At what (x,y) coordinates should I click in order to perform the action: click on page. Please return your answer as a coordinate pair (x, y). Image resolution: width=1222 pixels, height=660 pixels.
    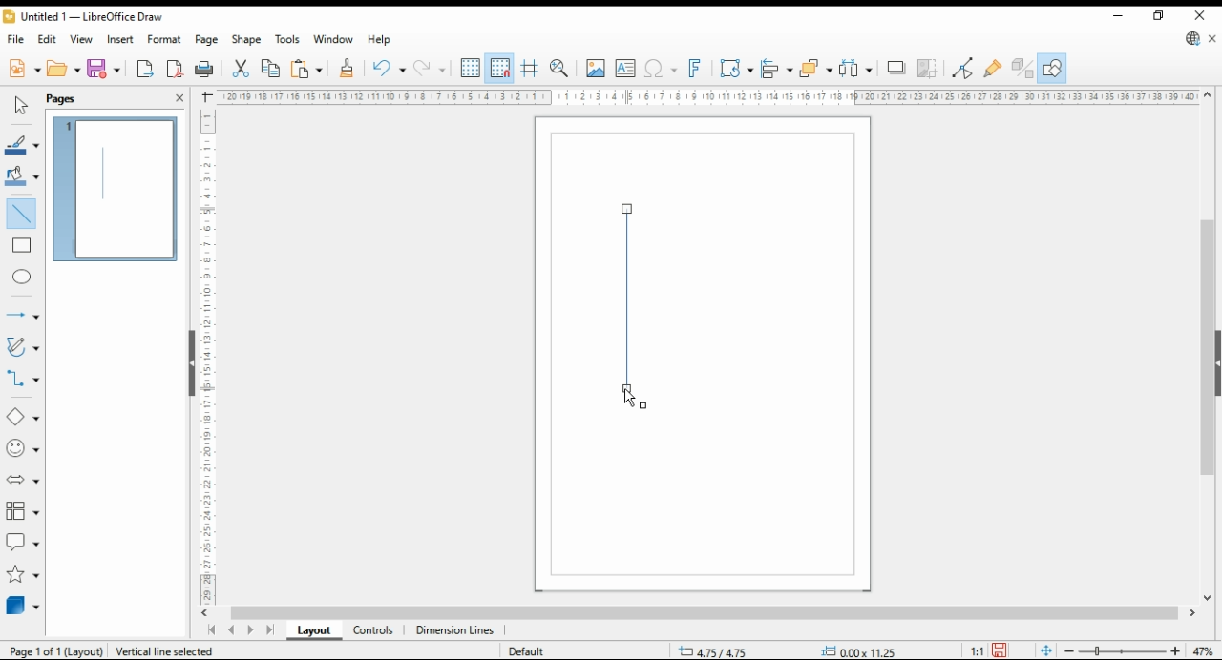
    Looking at the image, I should click on (208, 40).